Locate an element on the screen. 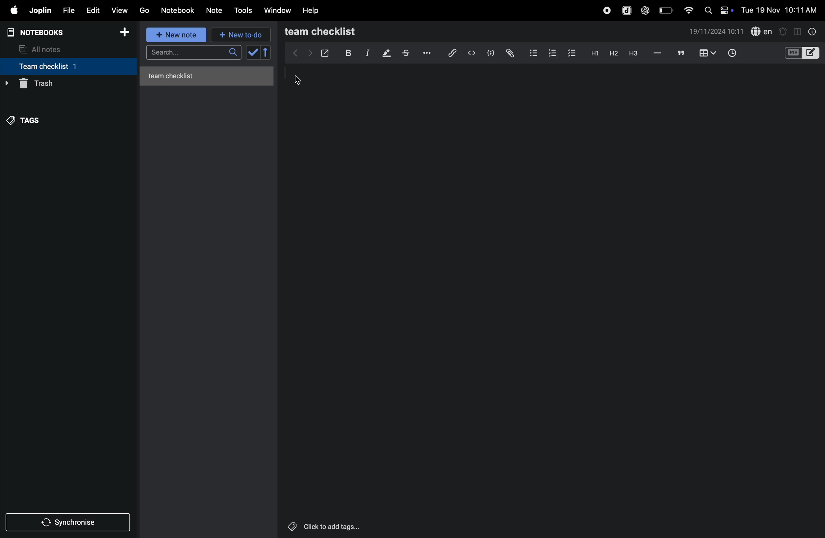 The height and width of the screenshot is (538, 825). joplin is located at coordinates (625, 9).